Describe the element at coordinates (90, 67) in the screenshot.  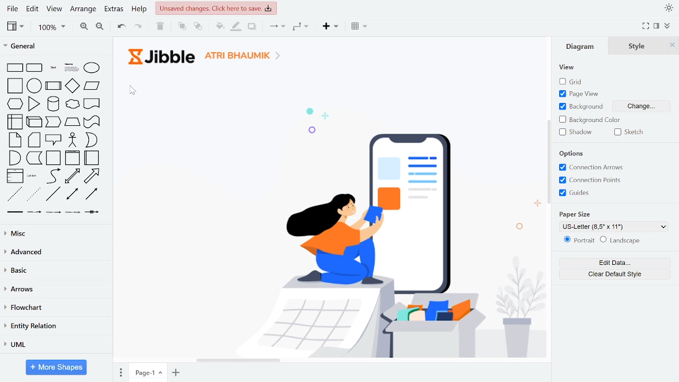
I see `general shapes` at that location.